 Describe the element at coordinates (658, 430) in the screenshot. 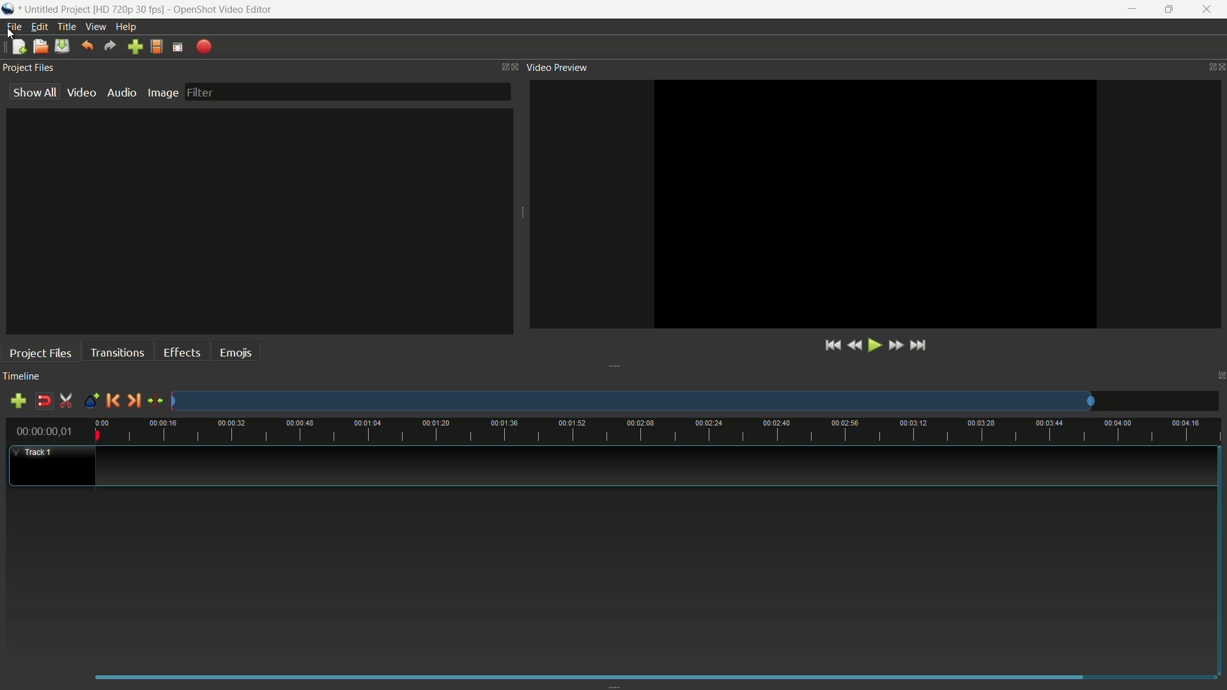

I see `time` at that location.